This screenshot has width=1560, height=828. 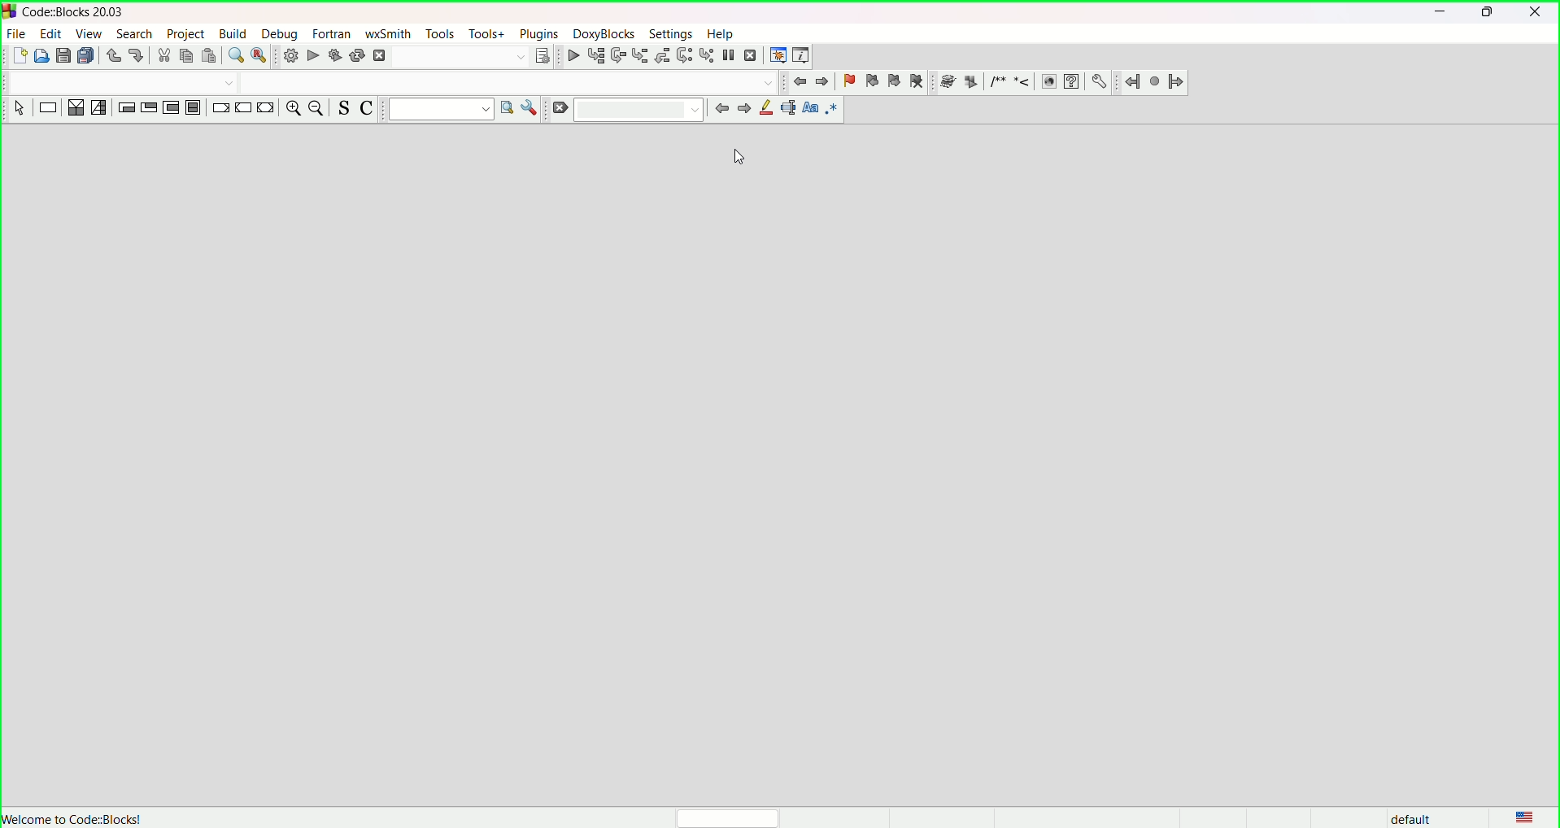 I want to click on clear, so click(x=560, y=107).